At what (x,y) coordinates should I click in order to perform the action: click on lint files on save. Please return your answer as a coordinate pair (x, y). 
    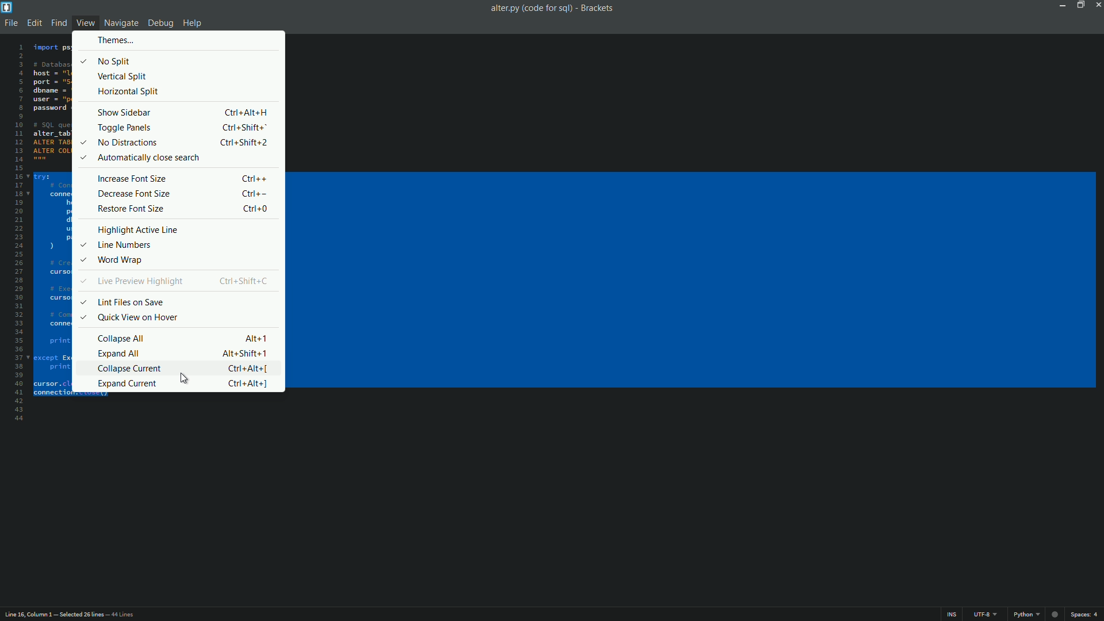
    Looking at the image, I should click on (130, 303).